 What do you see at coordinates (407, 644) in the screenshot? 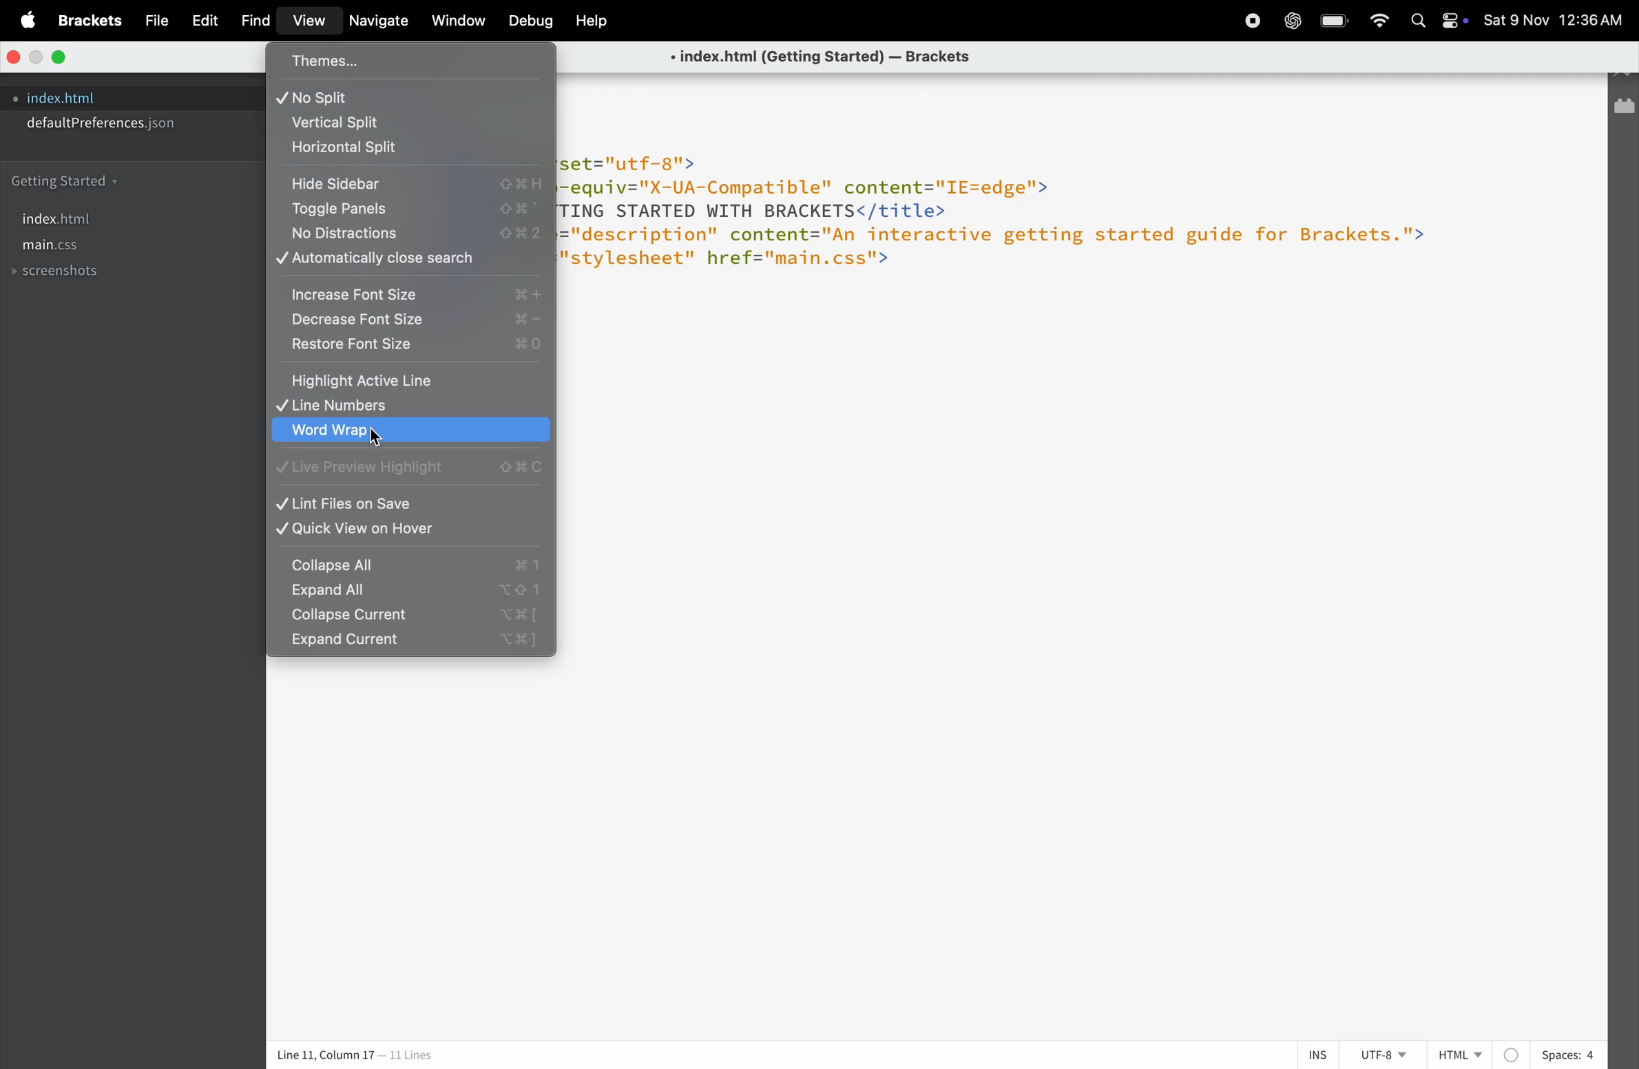
I see `expand current` at bounding box center [407, 644].